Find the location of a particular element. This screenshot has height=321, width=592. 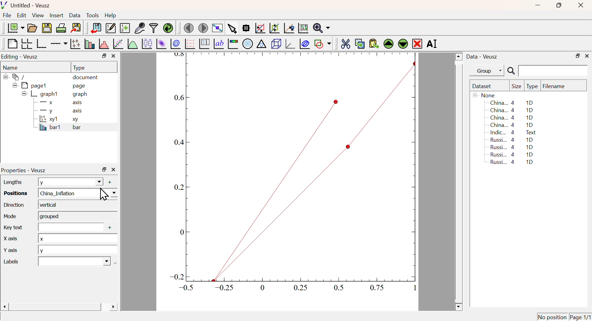

Help is located at coordinates (111, 15).